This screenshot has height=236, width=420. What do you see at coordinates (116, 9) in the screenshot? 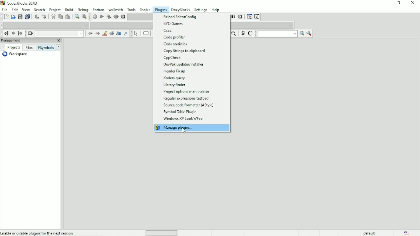
I see `wxSmith` at bounding box center [116, 9].